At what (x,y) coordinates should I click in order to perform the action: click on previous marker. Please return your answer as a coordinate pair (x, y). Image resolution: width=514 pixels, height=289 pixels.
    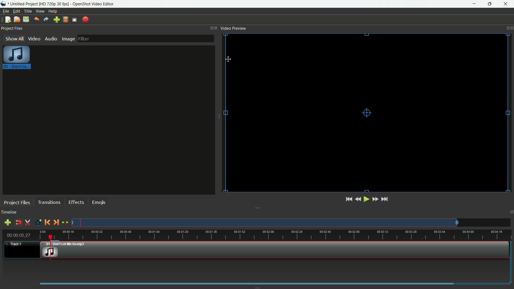
    Looking at the image, I should click on (48, 222).